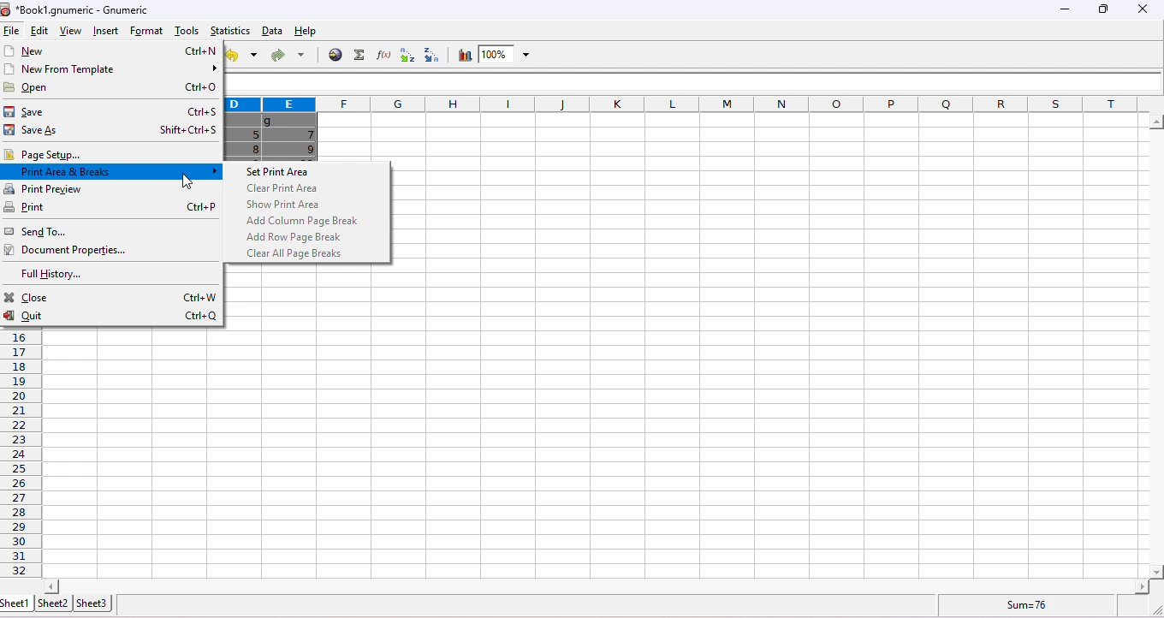  What do you see at coordinates (272, 31) in the screenshot?
I see `data` at bounding box center [272, 31].